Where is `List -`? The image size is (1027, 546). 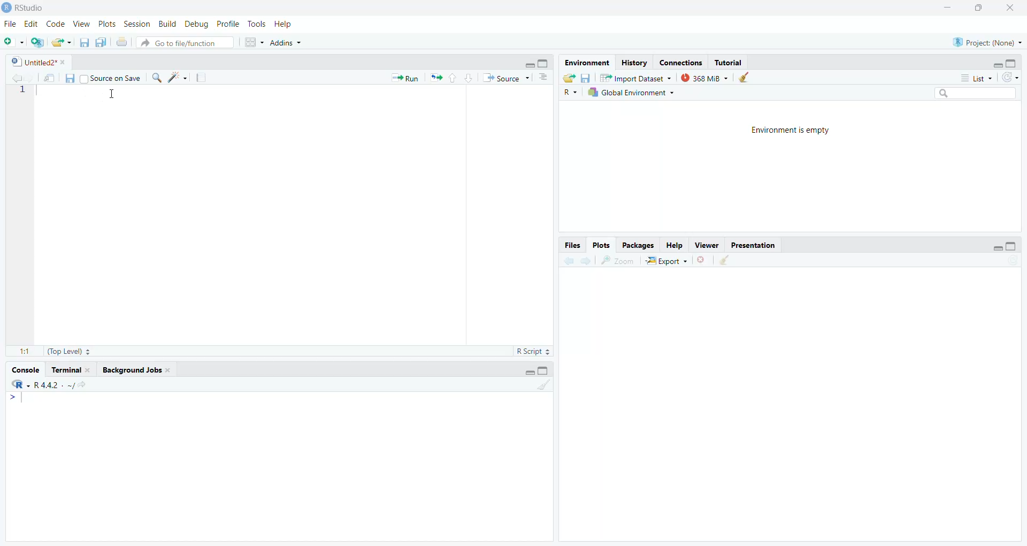 List - is located at coordinates (975, 78).